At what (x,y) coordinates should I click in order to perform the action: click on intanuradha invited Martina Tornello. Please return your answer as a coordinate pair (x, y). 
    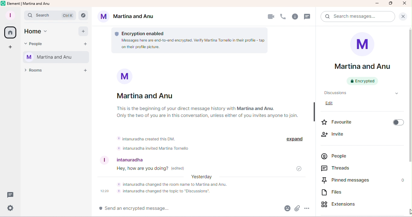
    Looking at the image, I should click on (155, 148).